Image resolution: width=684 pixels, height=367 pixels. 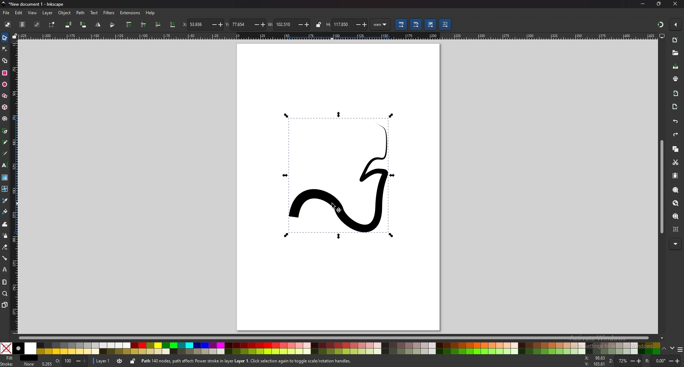 I want to click on redo, so click(x=677, y=134).